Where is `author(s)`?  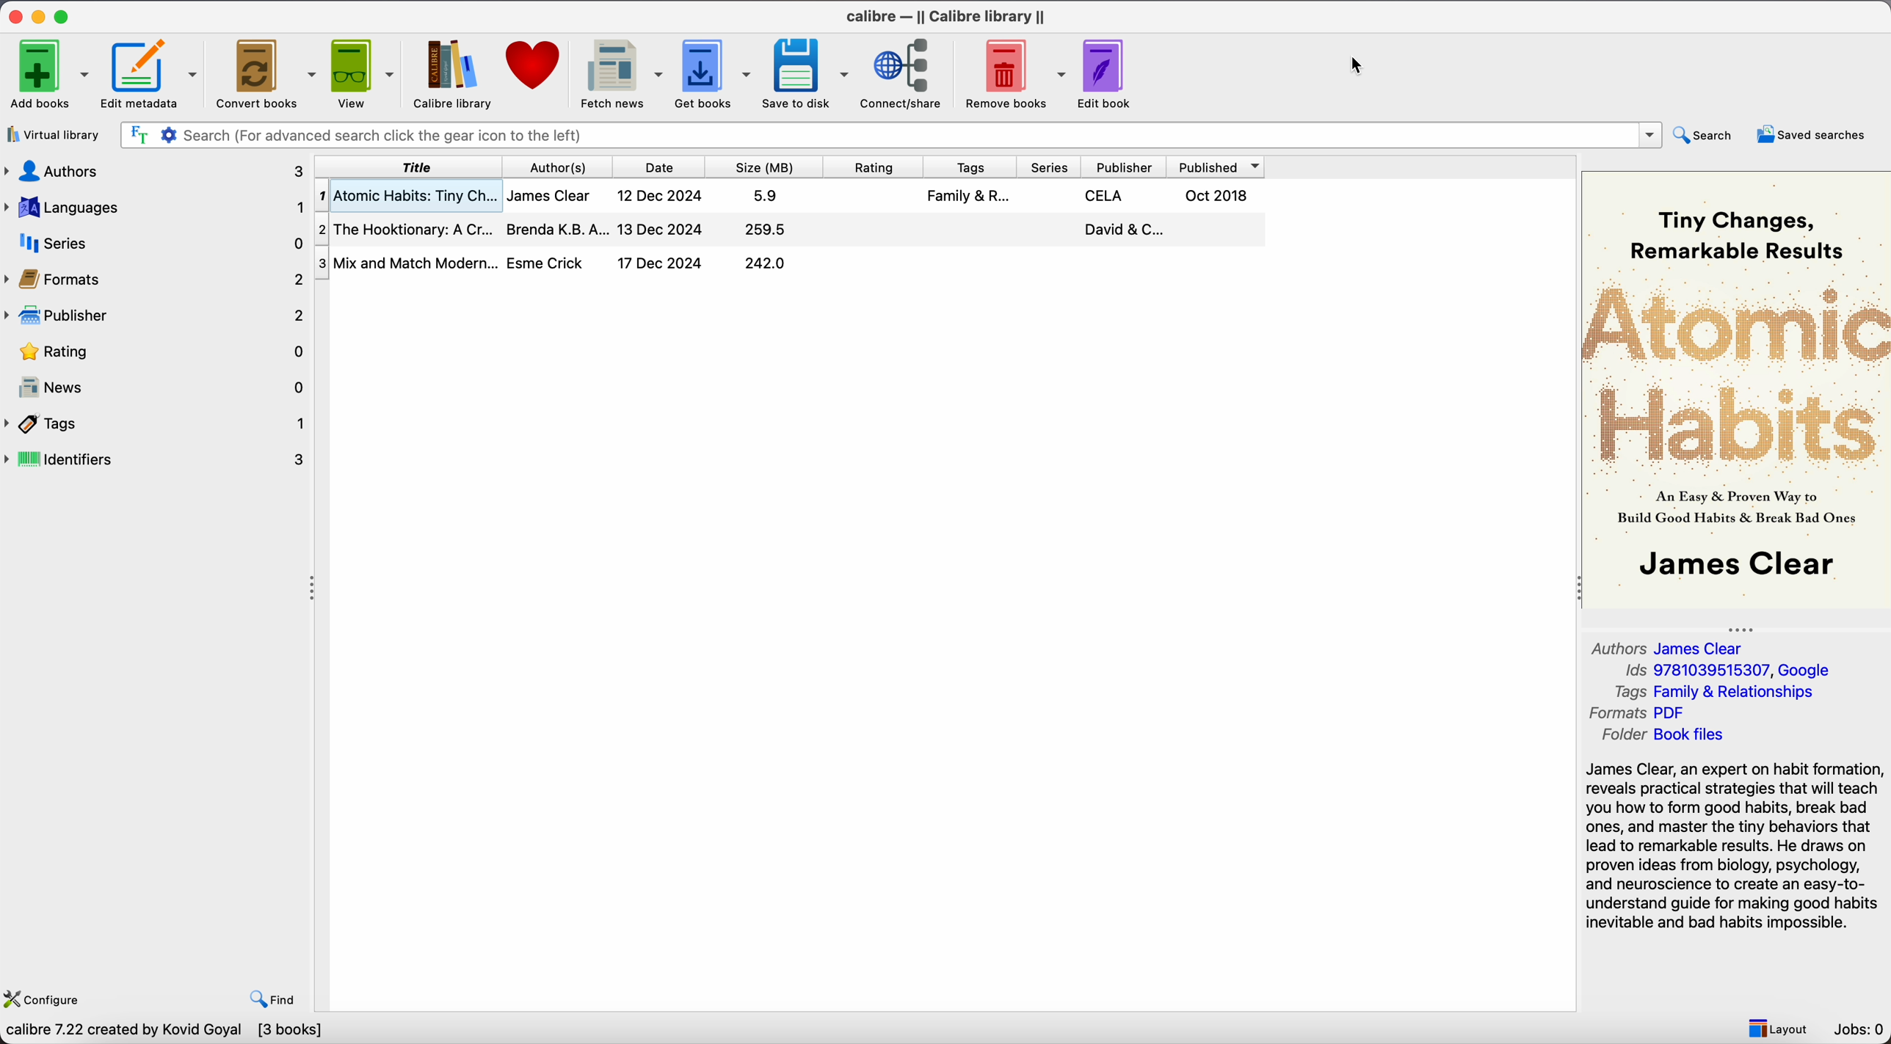
author(s) is located at coordinates (565, 167).